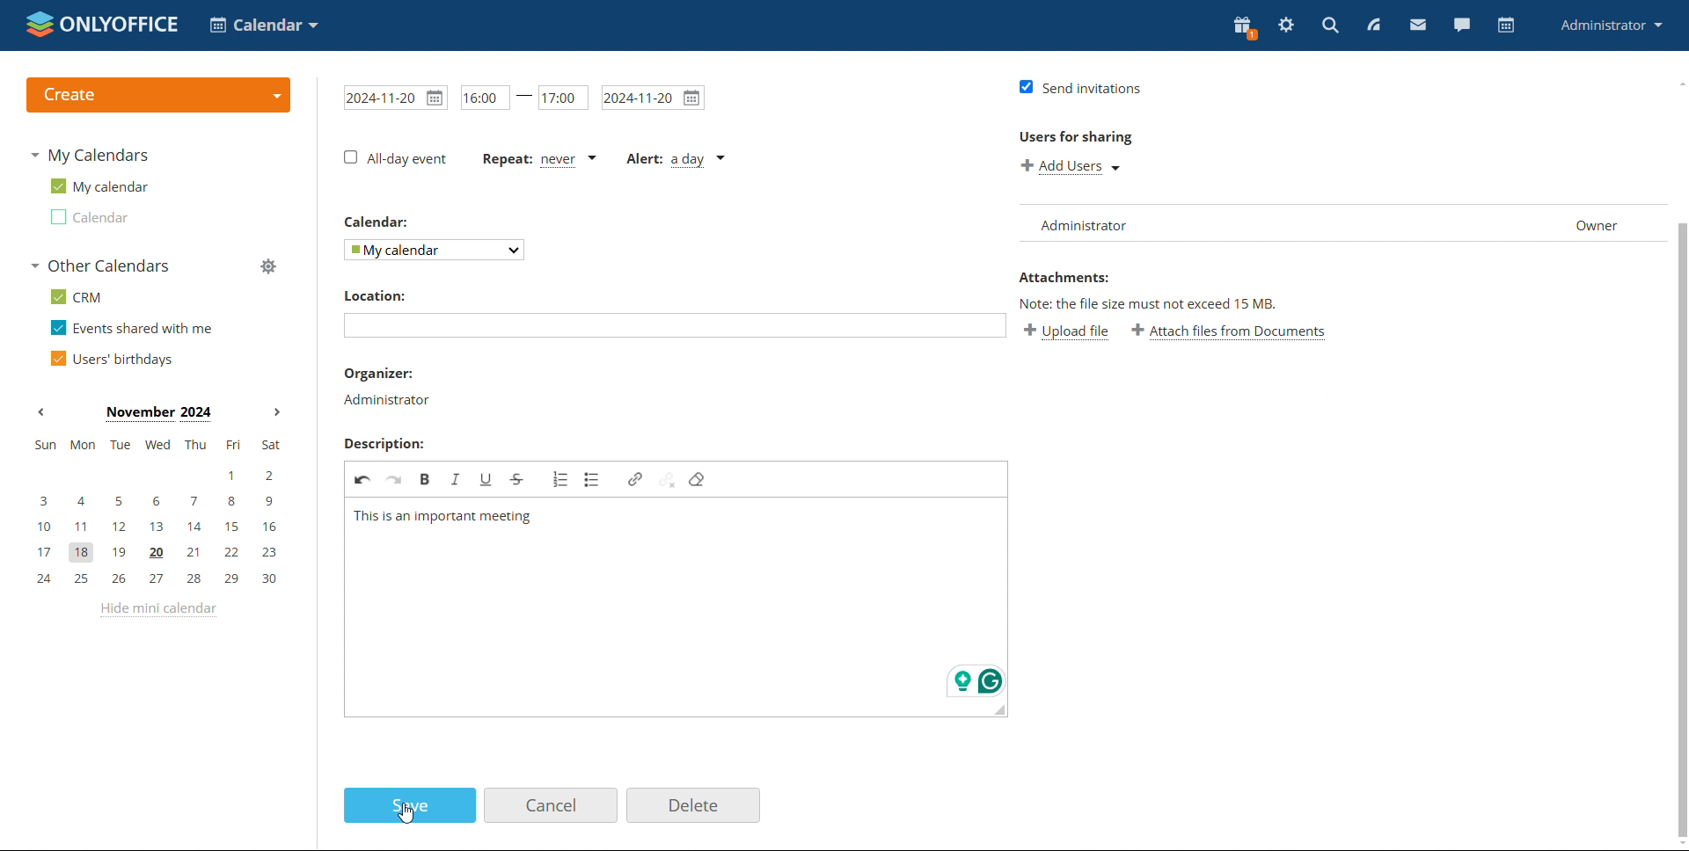  I want to click on resize box, so click(999, 709).